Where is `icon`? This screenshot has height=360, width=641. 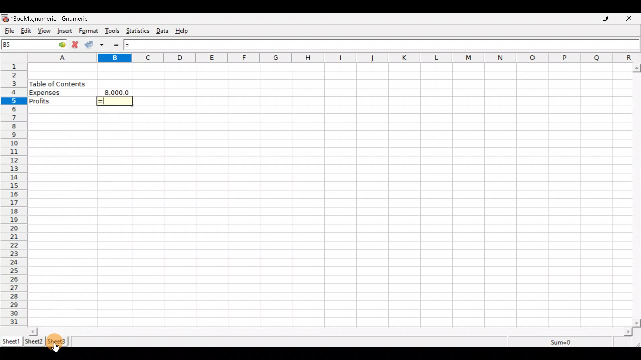 icon is located at coordinates (5, 19).